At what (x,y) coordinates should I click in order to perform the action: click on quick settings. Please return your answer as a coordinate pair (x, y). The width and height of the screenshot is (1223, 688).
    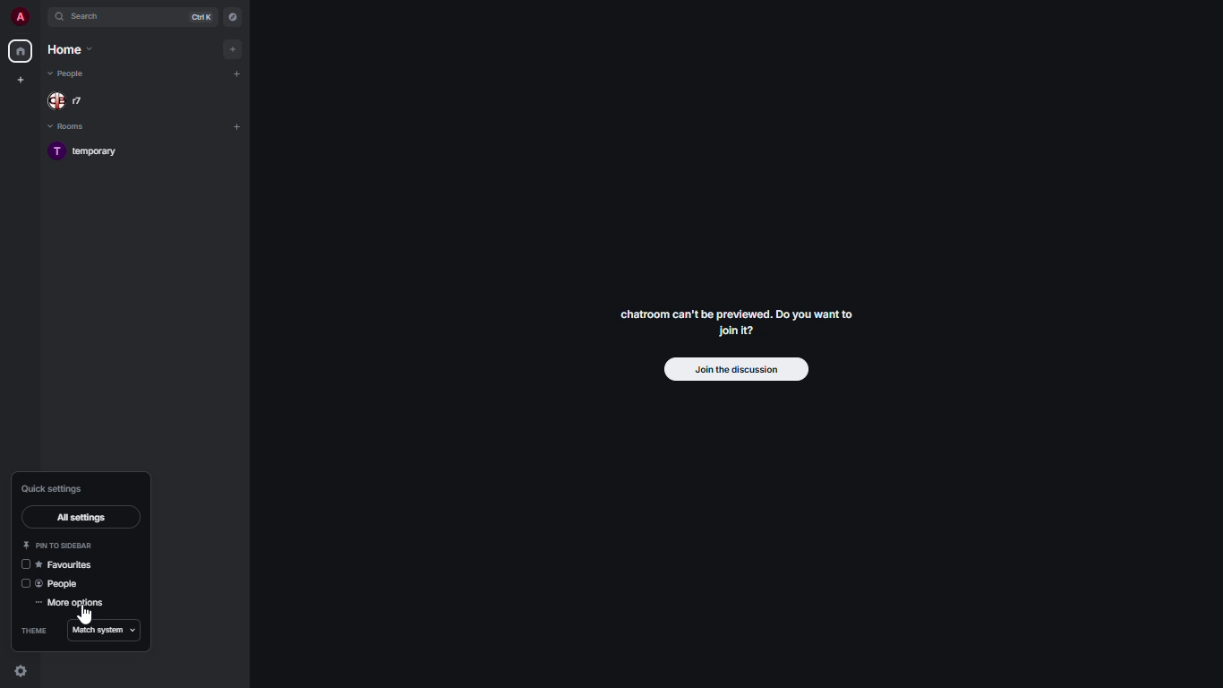
    Looking at the image, I should click on (21, 671).